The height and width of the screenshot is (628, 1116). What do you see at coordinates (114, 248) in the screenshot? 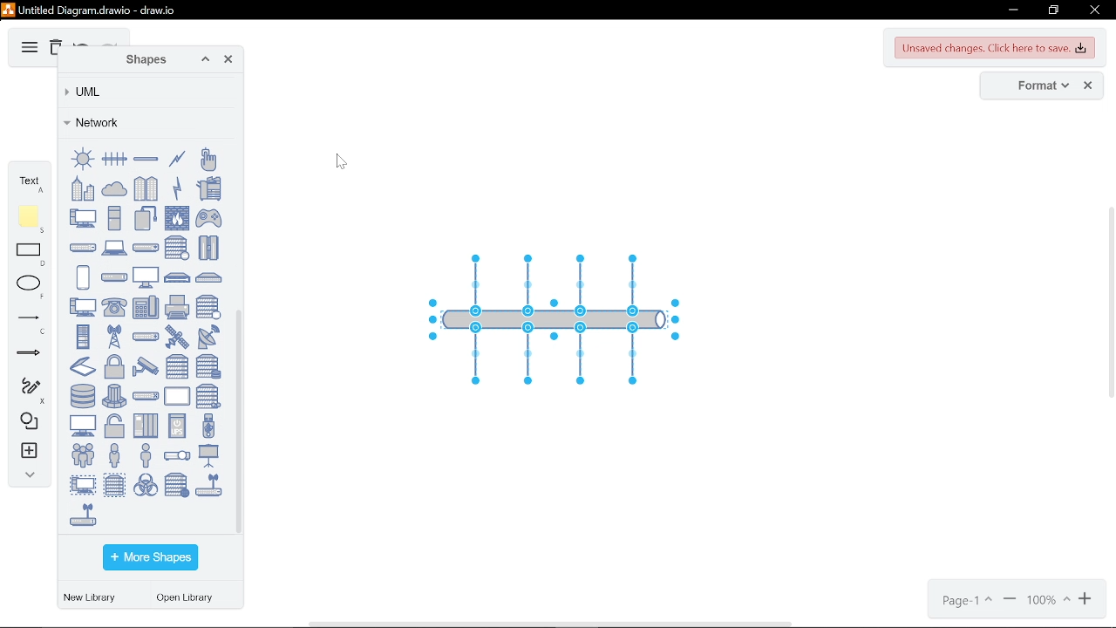
I see `laptop` at bounding box center [114, 248].